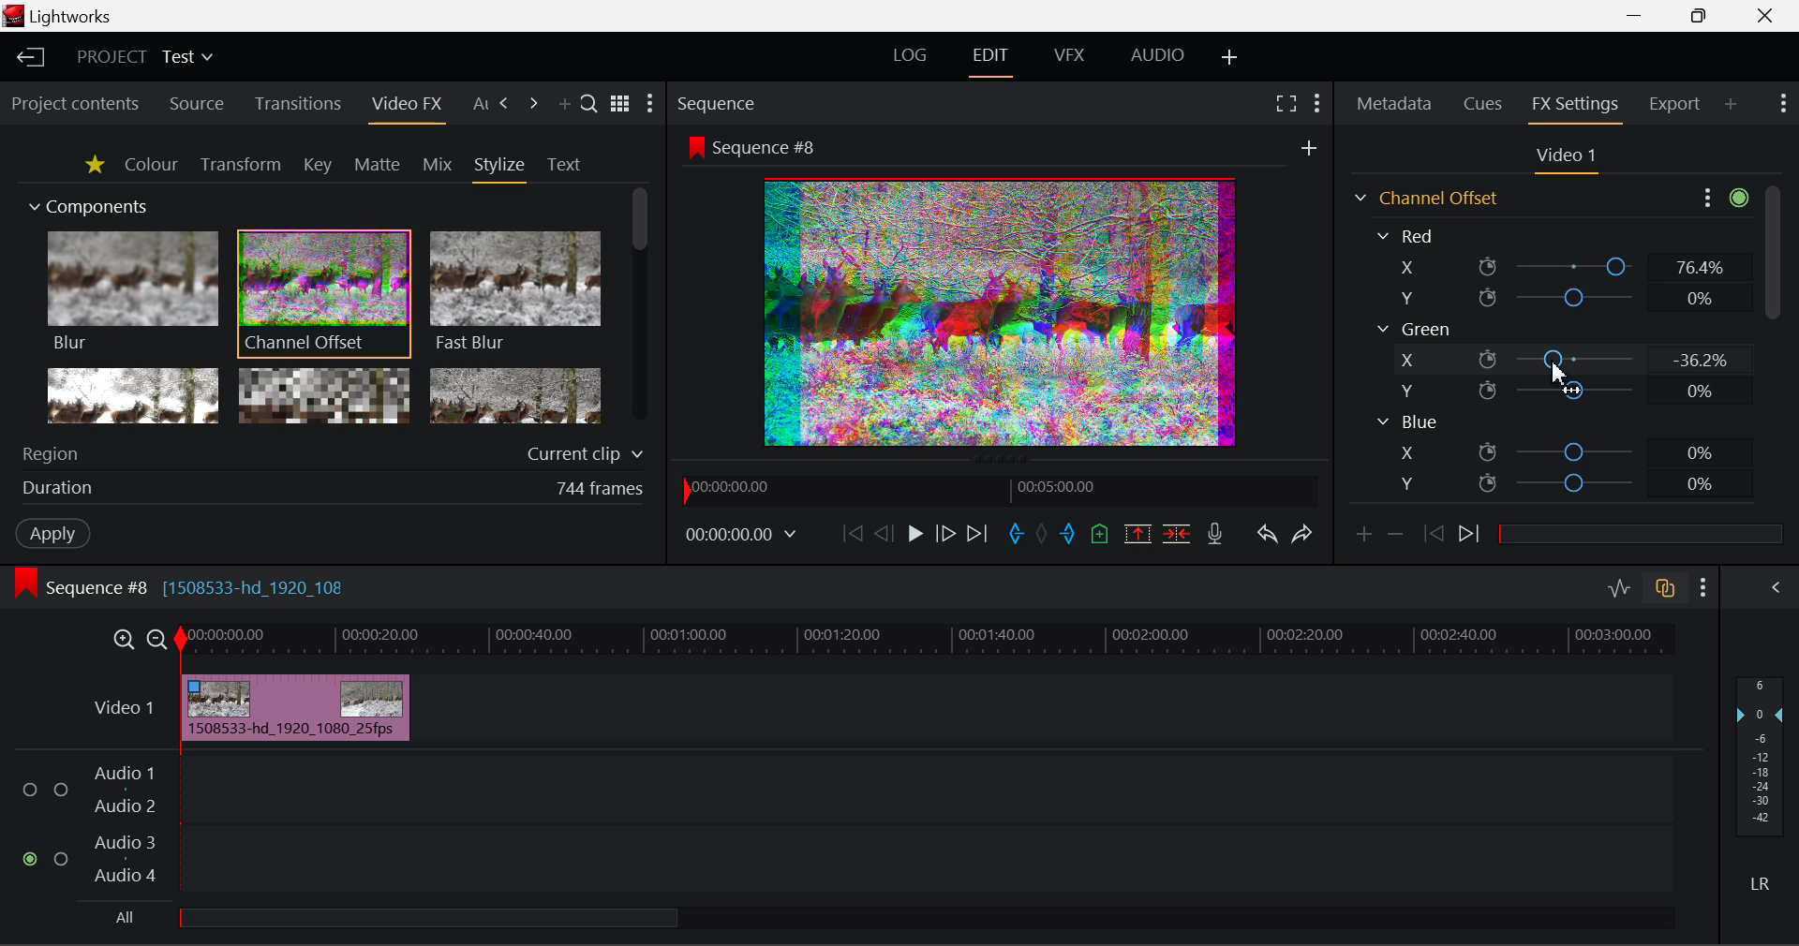 Image resolution: width=1799 pixels, height=946 pixels. I want to click on Scroll Bar, so click(637, 304).